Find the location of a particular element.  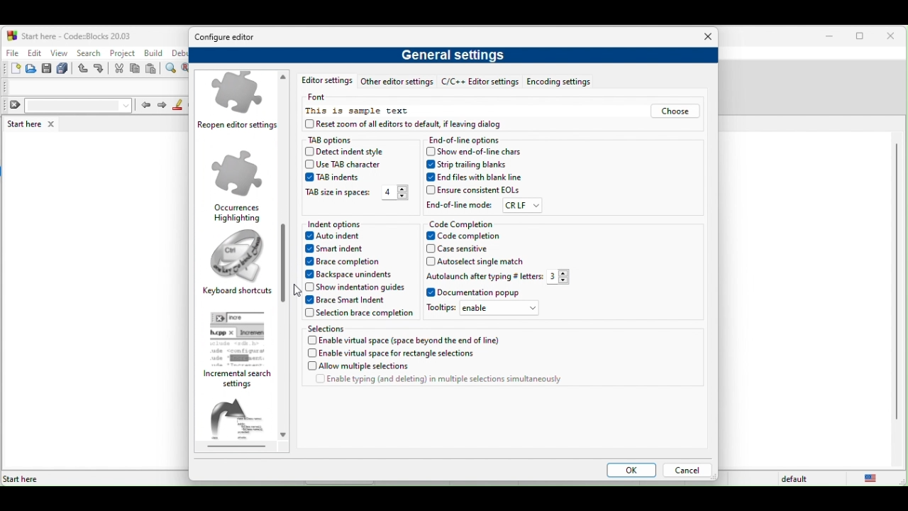

configure editor is located at coordinates (229, 38).